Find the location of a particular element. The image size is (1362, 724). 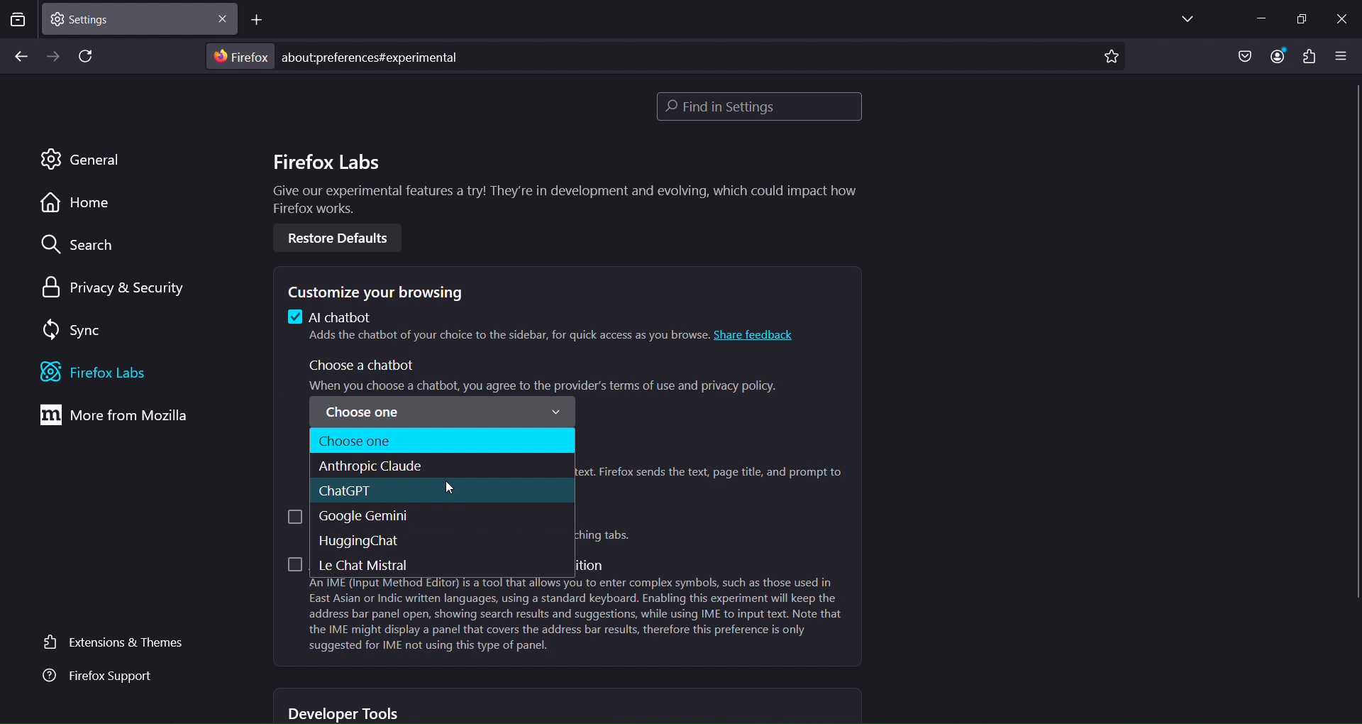

share feedback is located at coordinates (754, 334).